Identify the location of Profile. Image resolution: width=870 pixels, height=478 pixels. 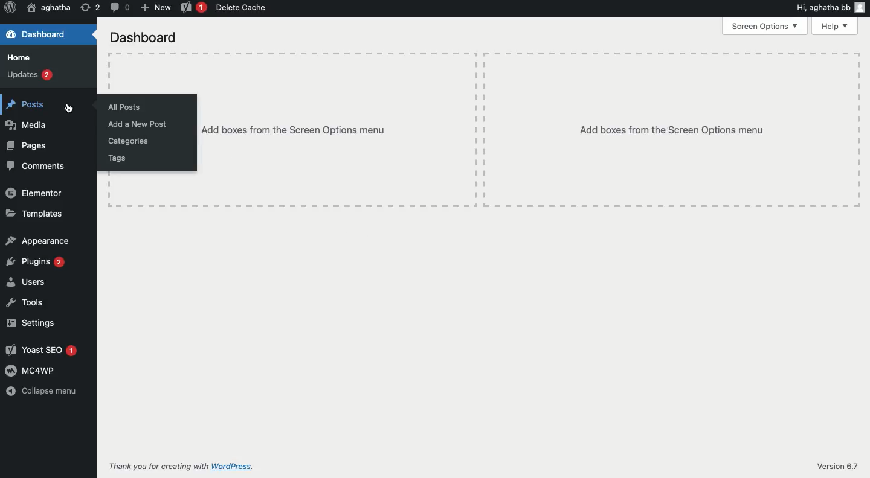
(861, 8).